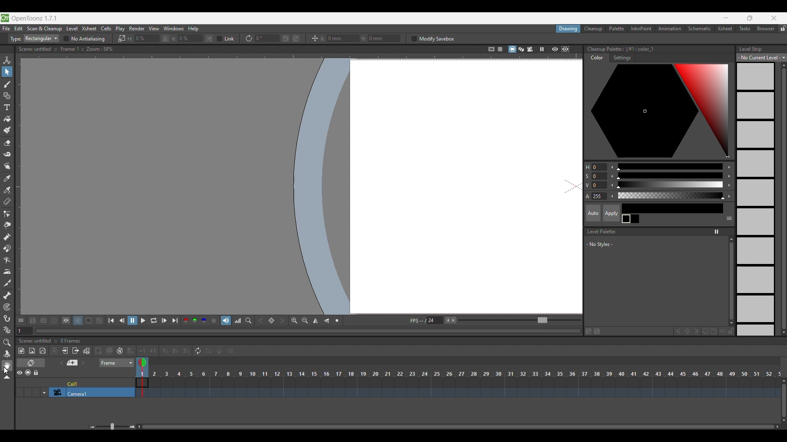 The width and height of the screenshot is (787, 442). Describe the element at coordinates (521, 49) in the screenshot. I see `3D view` at that location.